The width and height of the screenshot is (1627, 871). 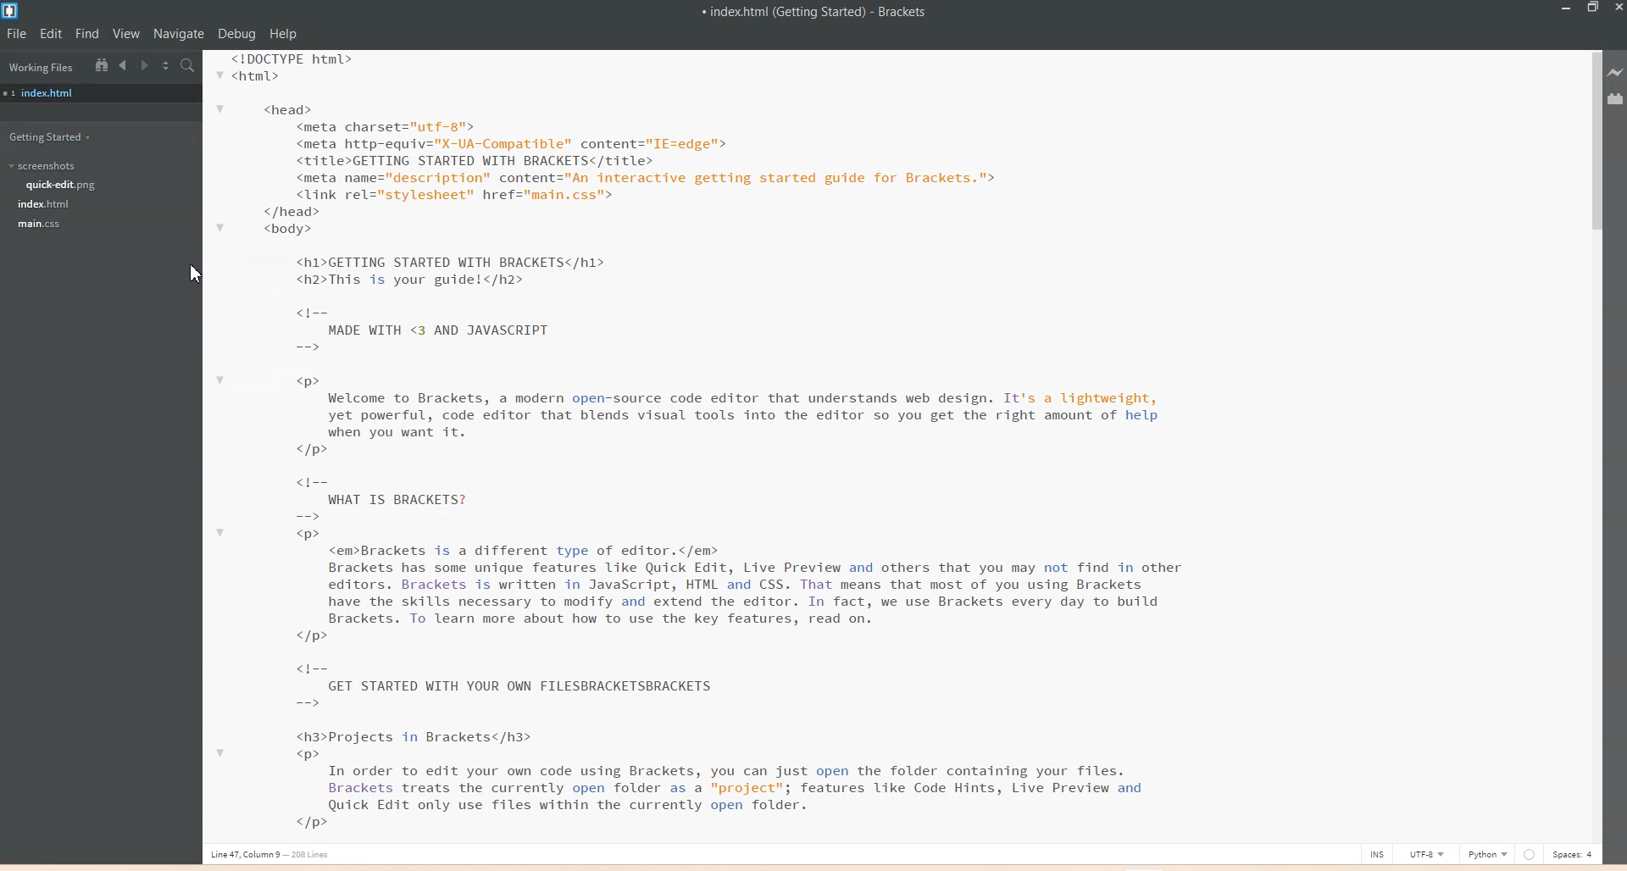 I want to click on Maximize, so click(x=1593, y=8).